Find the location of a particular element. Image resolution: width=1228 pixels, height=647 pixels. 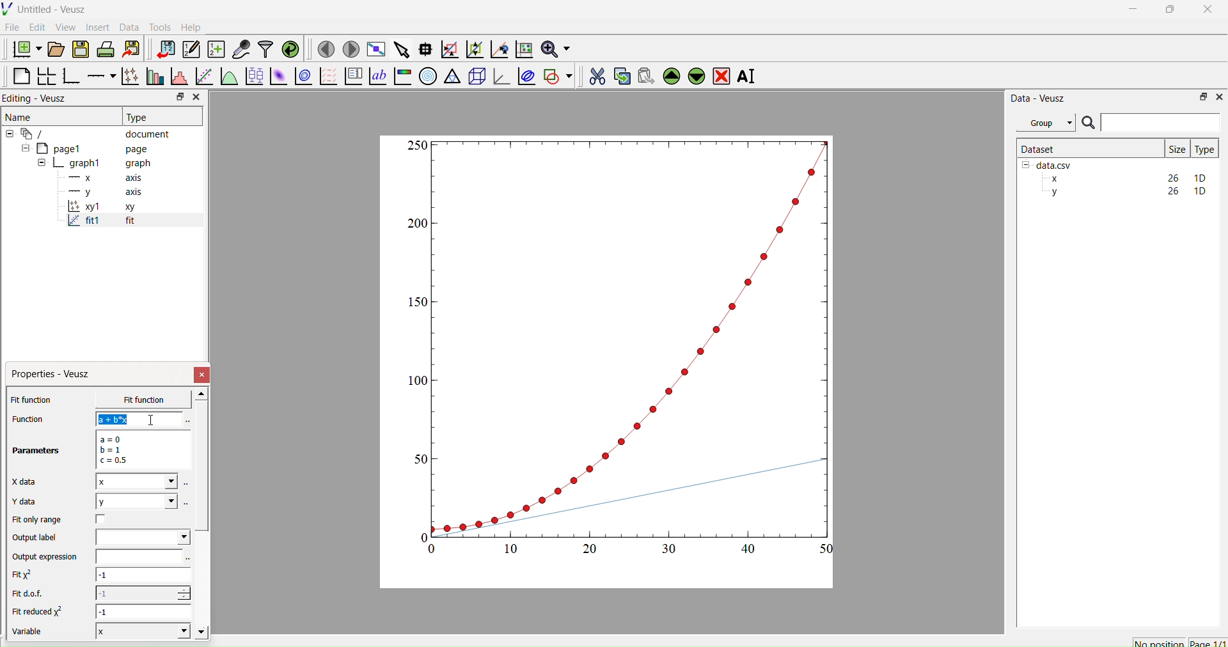

Y data is located at coordinates (32, 502).